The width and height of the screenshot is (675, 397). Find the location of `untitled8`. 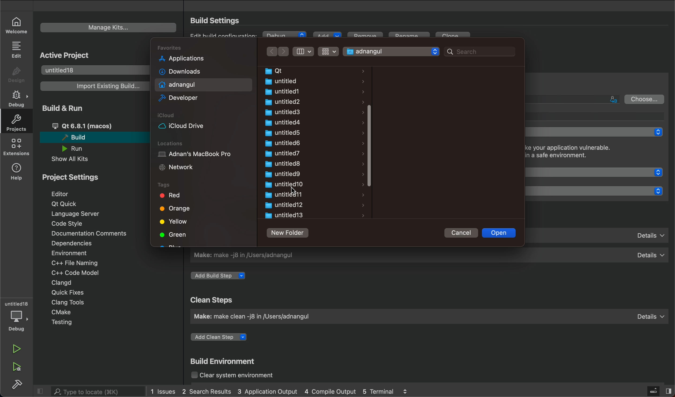

untitled8 is located at coordinates (311, 164).